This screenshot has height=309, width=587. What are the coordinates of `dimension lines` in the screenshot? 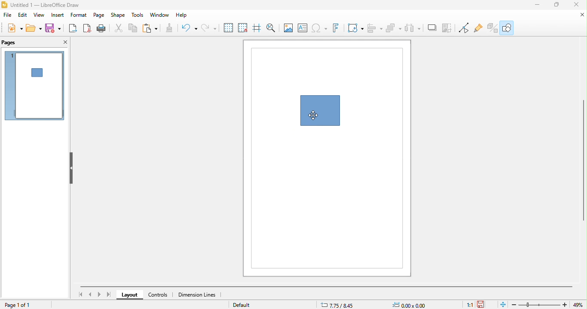 It's located at (198, 295).